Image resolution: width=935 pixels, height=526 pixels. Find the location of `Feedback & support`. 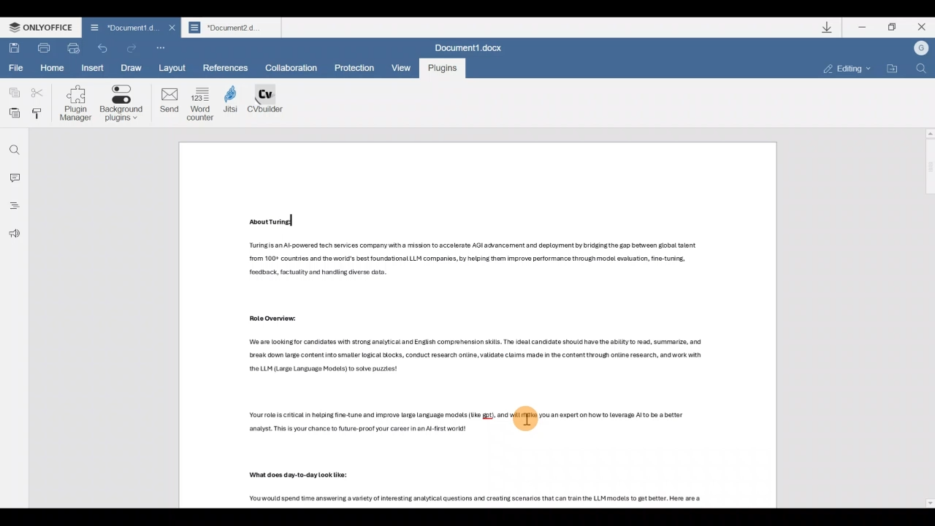

Feedback & support is located at coordinates (13, 236).